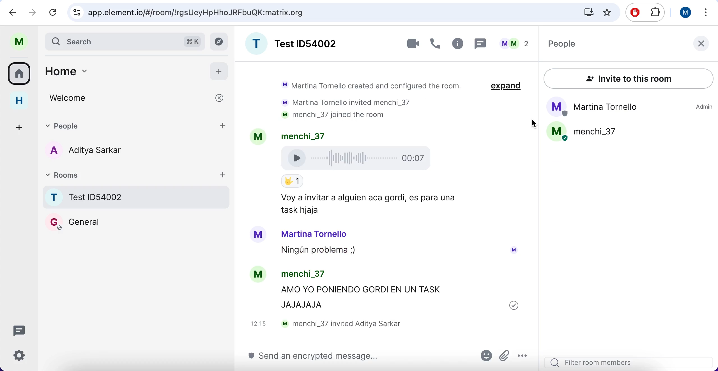 The width and height of the screenshot is (718, 371). What do you see at coordinates (19, 101) in the screenshot?
I see `home` at bounding box center [19, 101].